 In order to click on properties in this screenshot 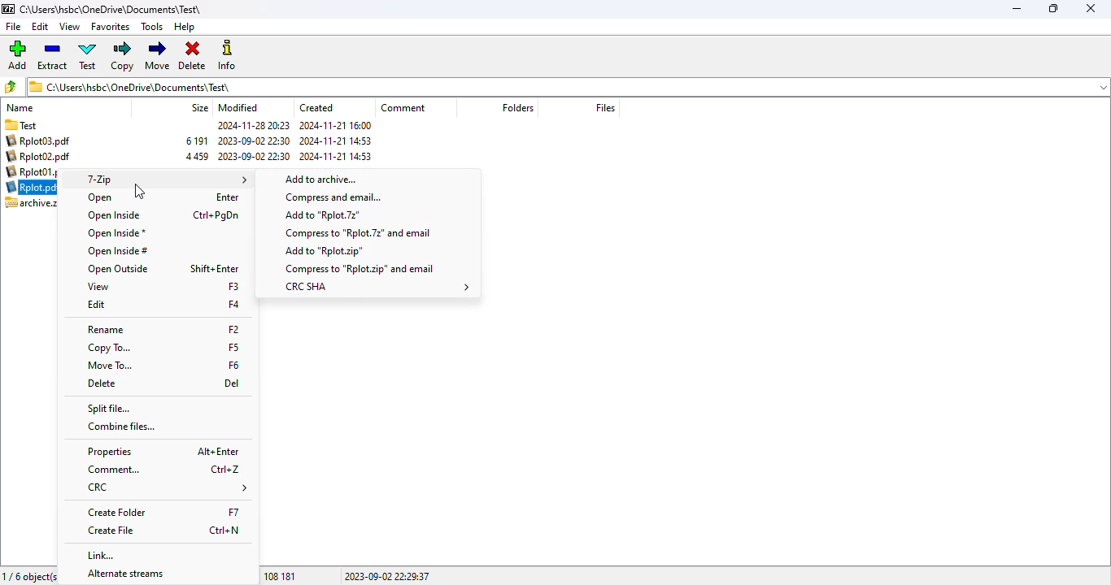, I will do `click(110, 452)`.